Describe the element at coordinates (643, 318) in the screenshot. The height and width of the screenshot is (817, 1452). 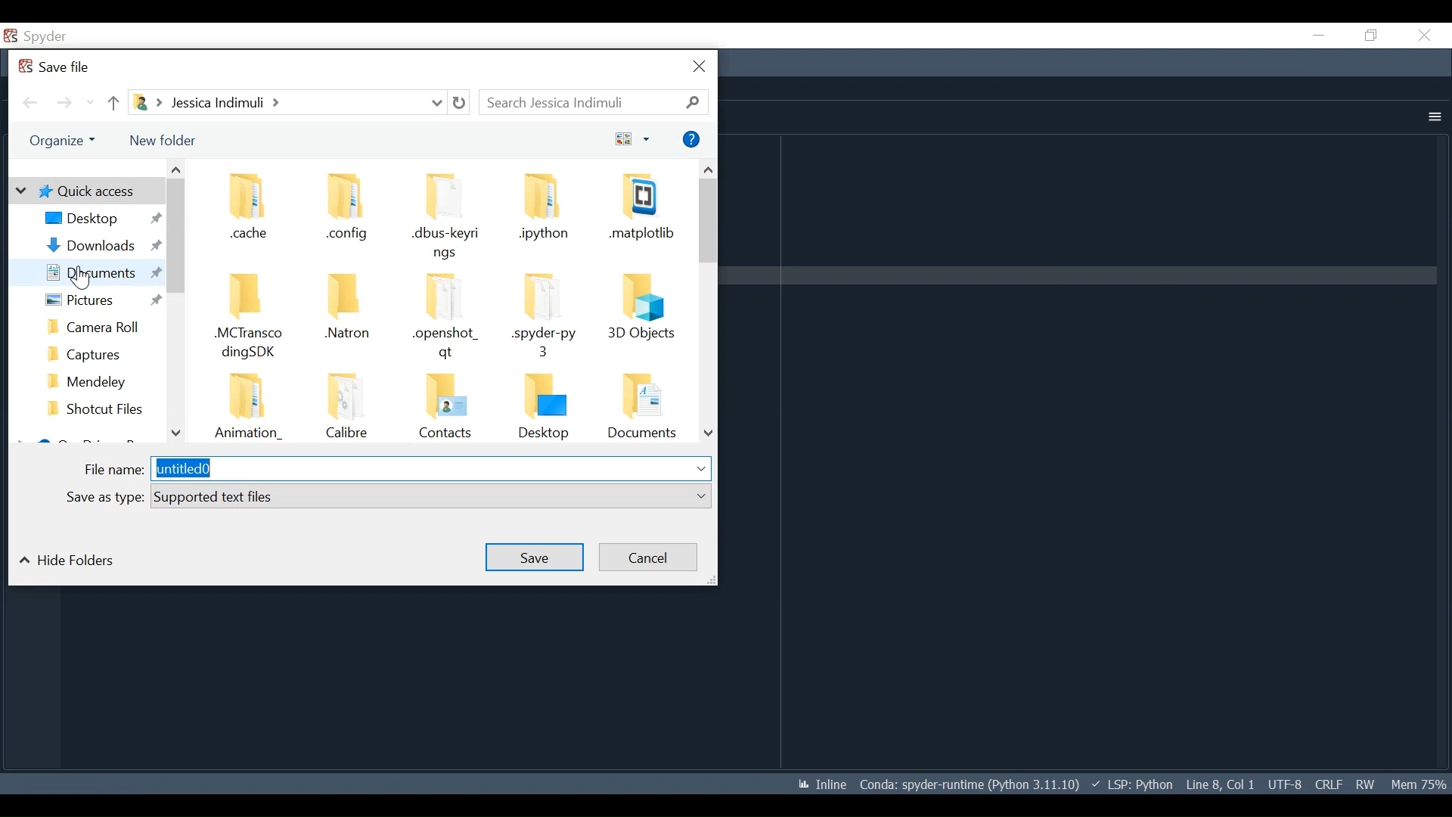
I see `Folder` at that location.